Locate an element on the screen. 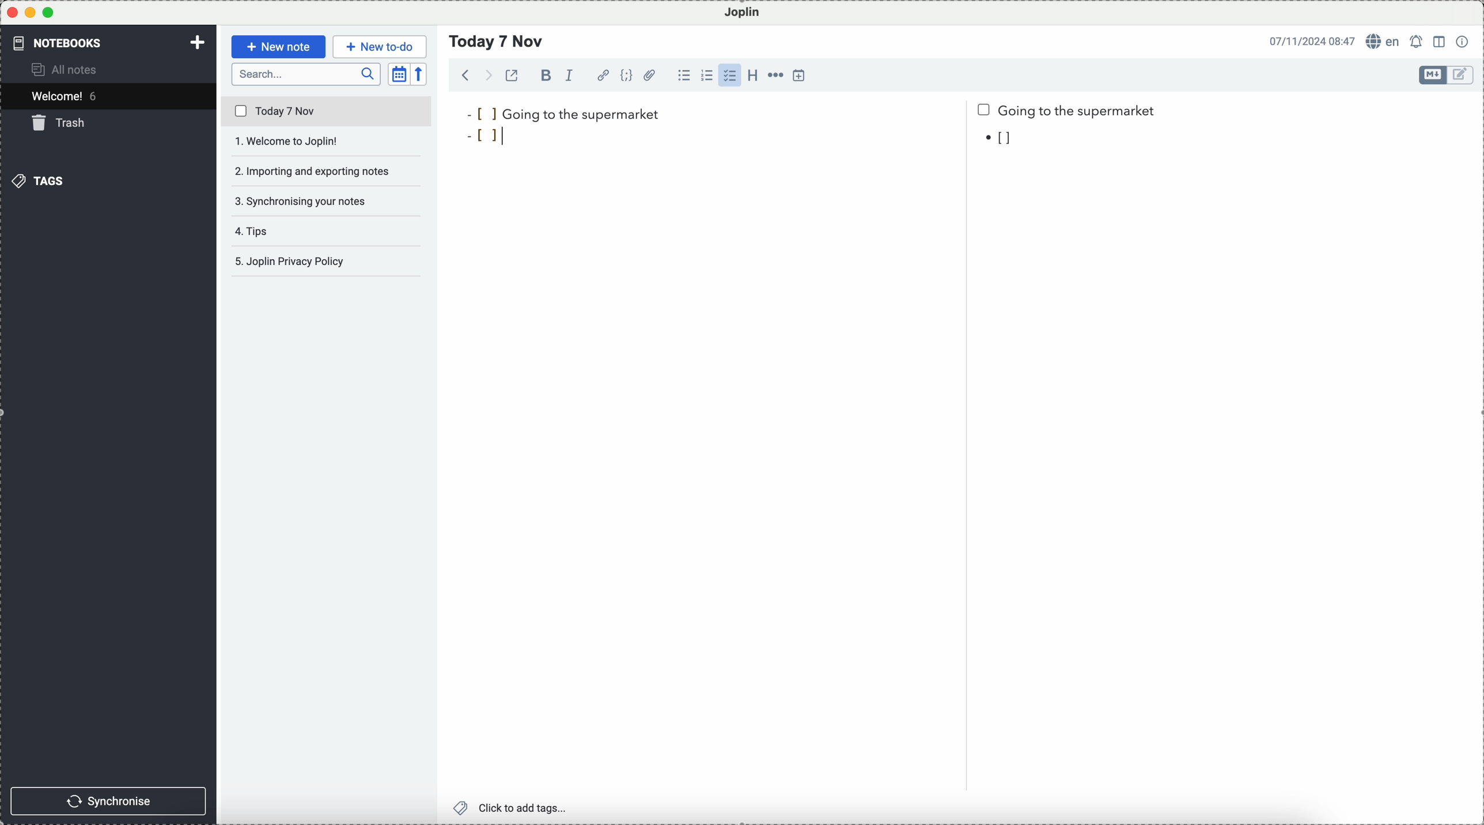 The width and height of the screenshot is (1484, 825). code is located at coordinates (626, 75).